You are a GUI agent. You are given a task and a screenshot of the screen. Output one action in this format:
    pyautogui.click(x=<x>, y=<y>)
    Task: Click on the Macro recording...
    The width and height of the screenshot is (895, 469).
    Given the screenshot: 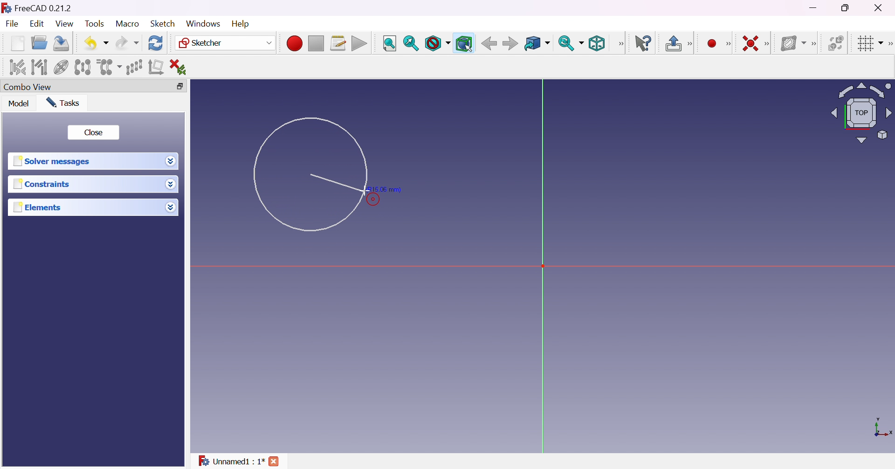 What is the action you would take?
    pyautogui.click(x=294, y=42)
    